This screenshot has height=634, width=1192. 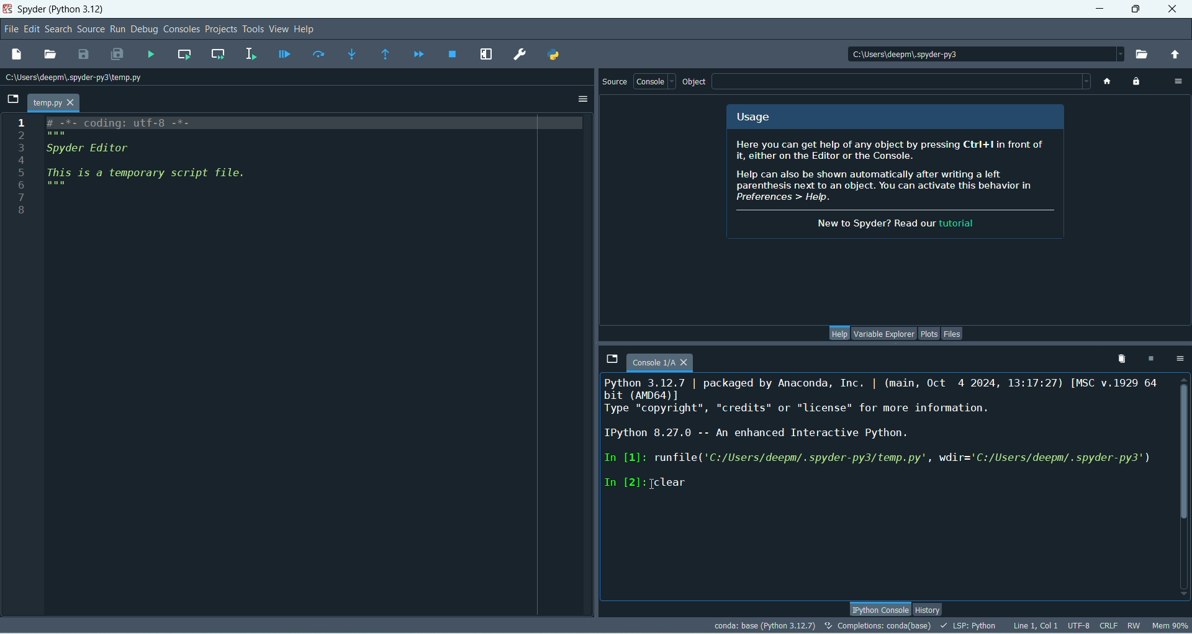 I want to click on spyder info, so click(x=897, y=186).